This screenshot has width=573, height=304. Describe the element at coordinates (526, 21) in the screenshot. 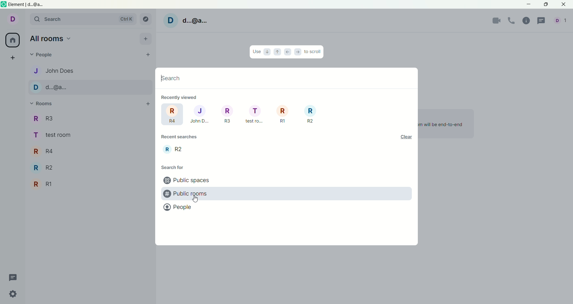

I see `room info` at that location.